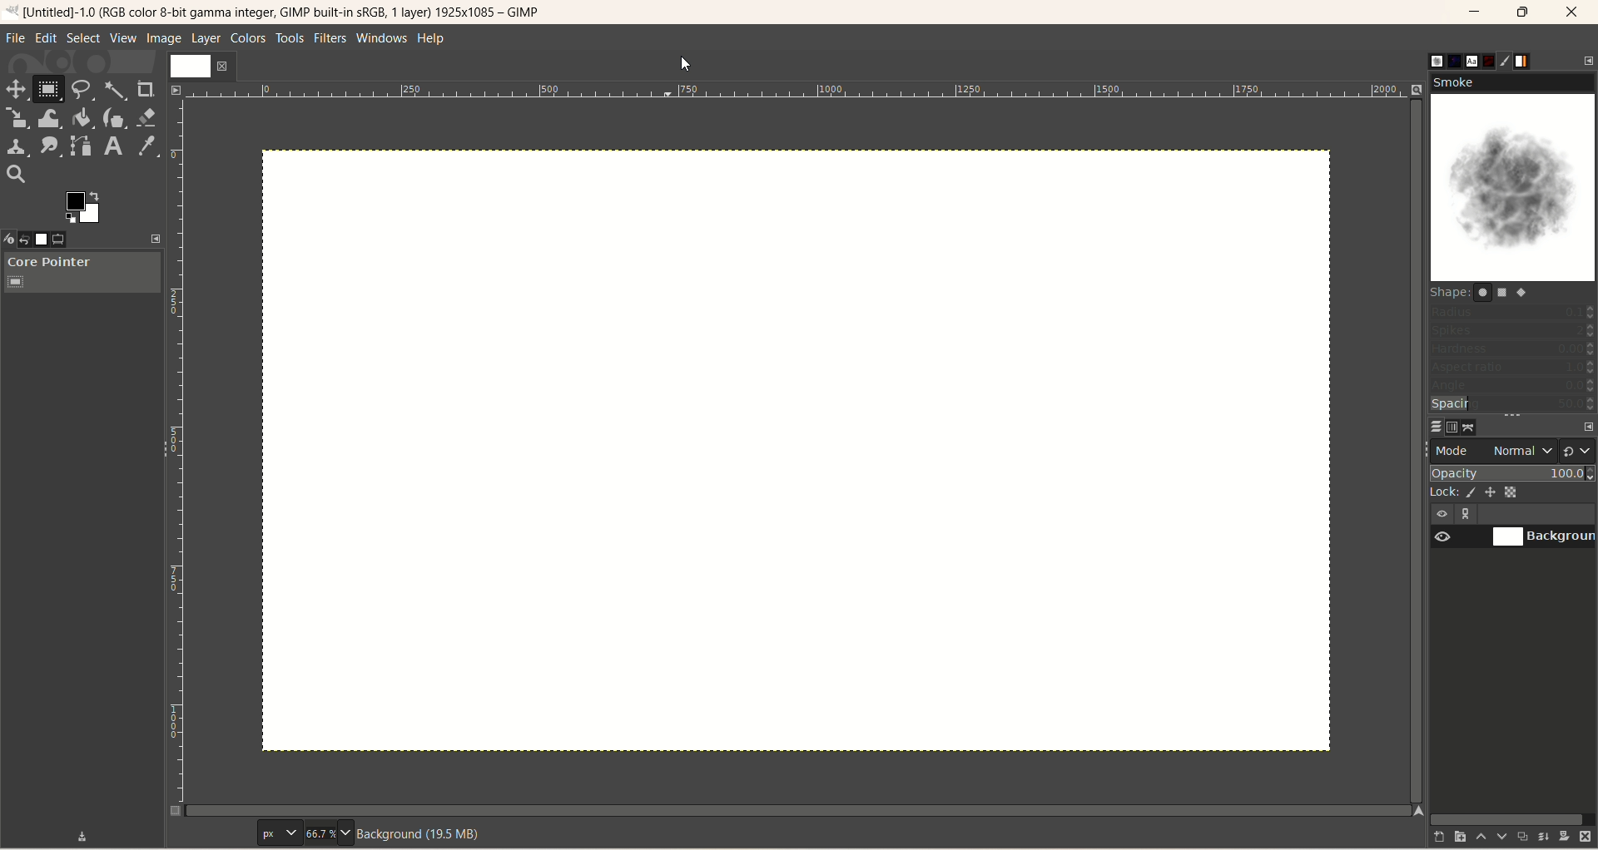  I want to click on save, so click(84, 836).